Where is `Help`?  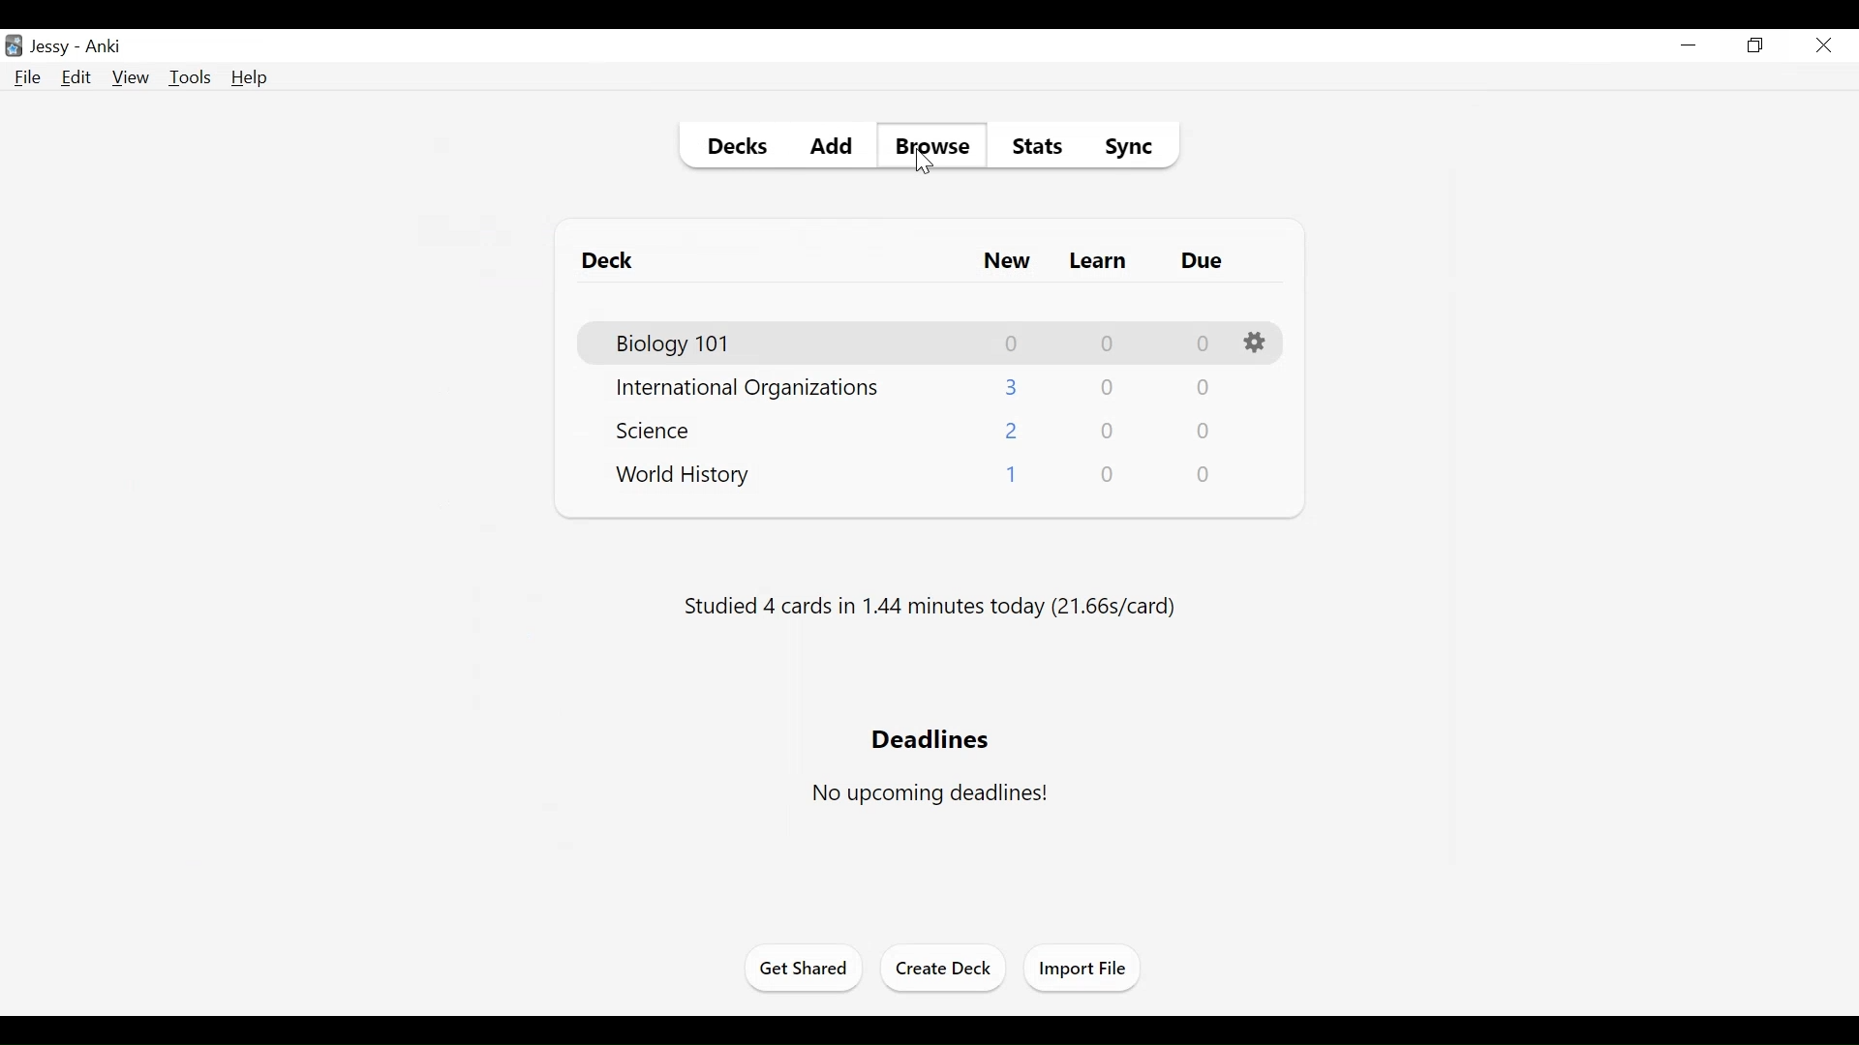 Help is located at coordinates (248, 77).